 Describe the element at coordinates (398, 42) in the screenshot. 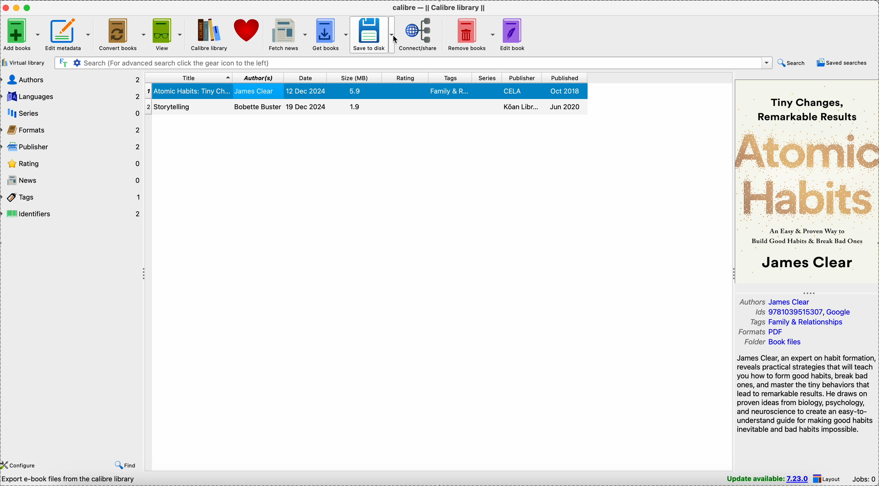

I see `cursor` at that location.